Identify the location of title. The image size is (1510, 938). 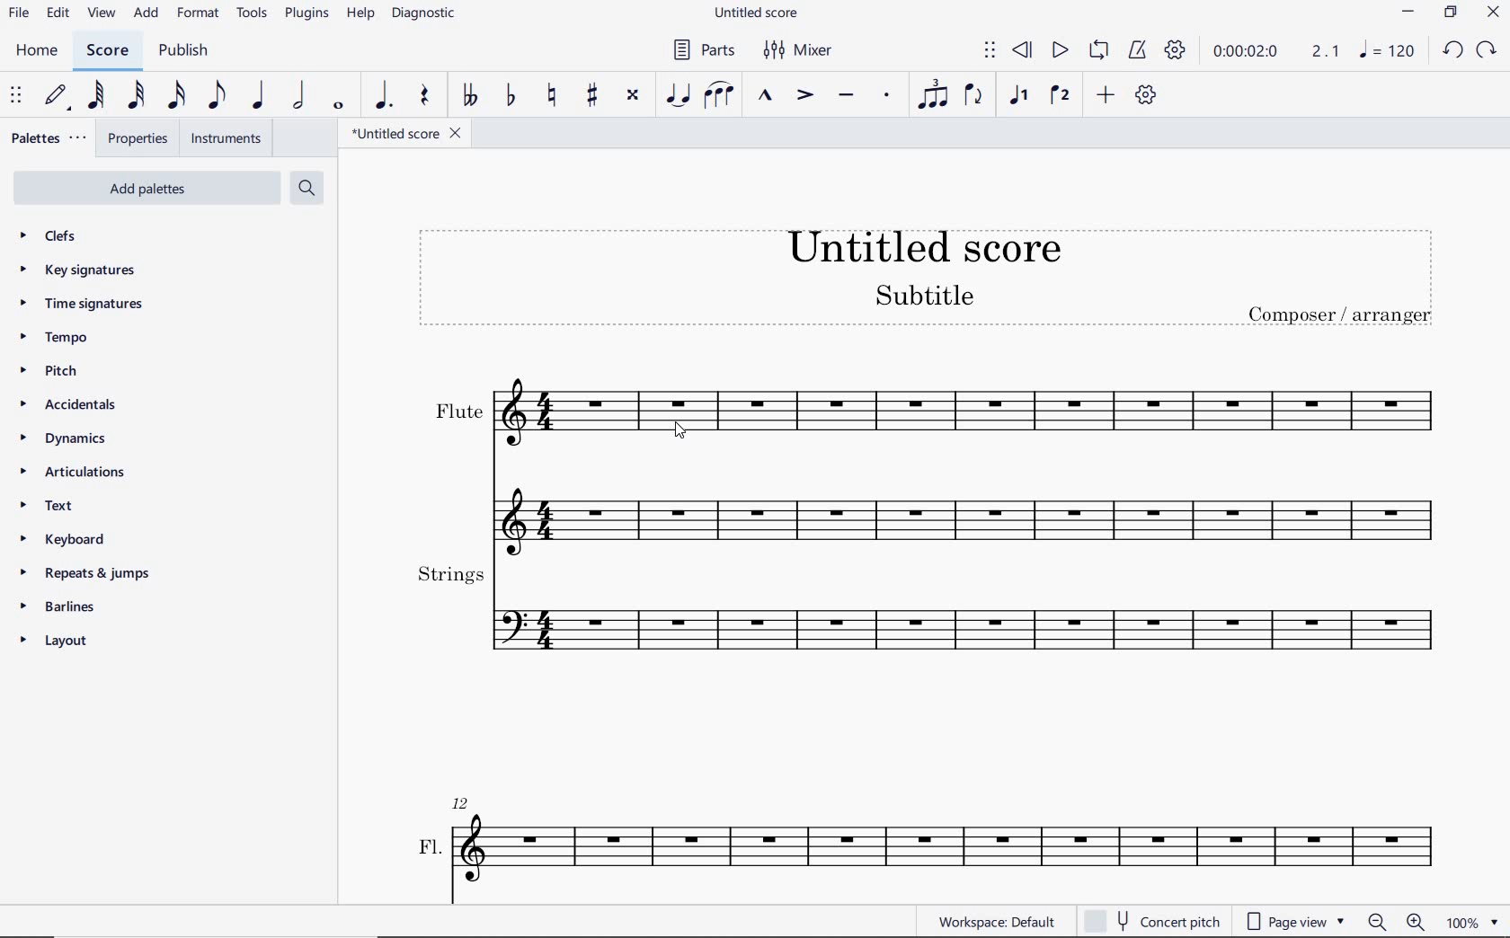
(927, 279).